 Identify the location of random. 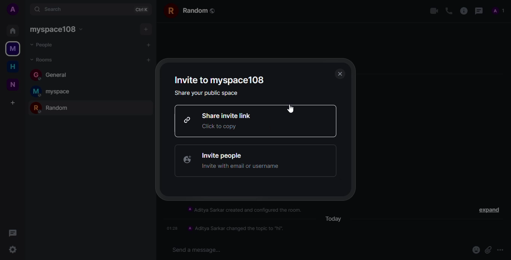
(52, 108).